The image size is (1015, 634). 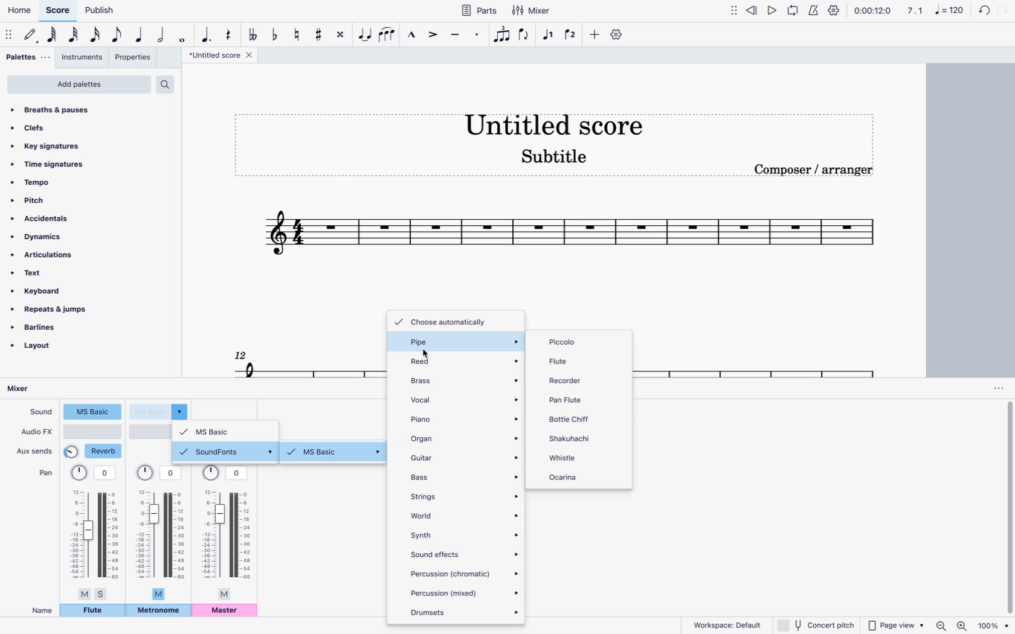 What do you see at coordinates (93, 612) in the screenshot?
I see `flute` at bounding box center [93, 612].